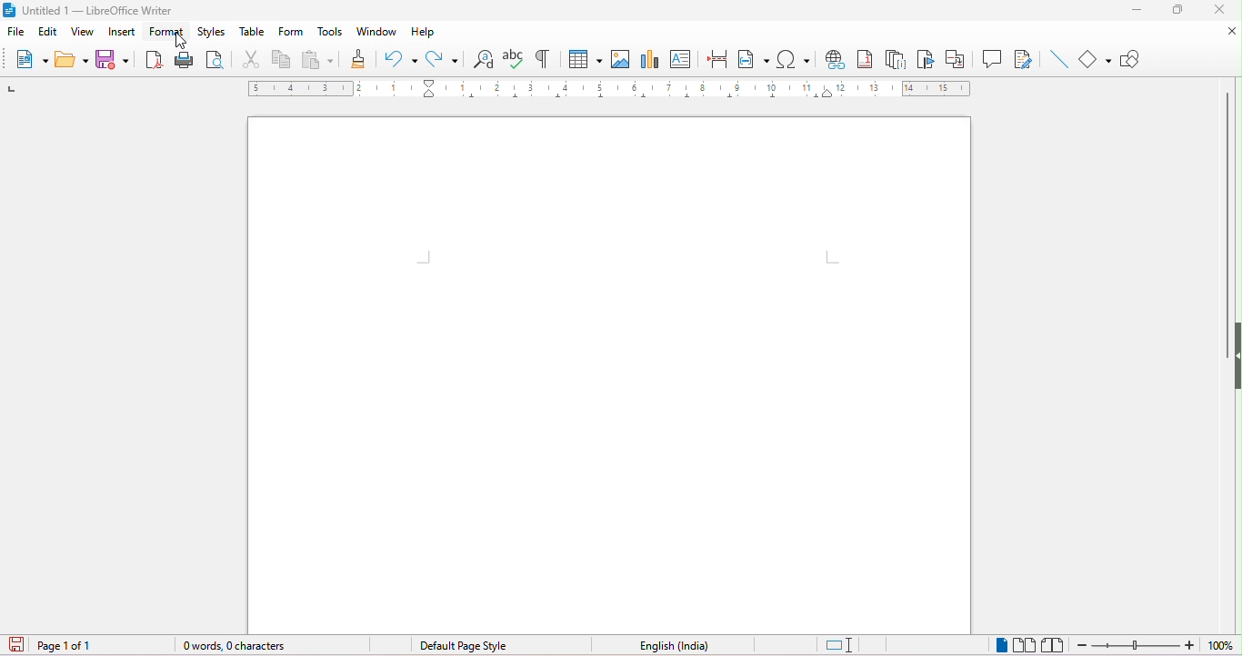 This screenshot has width=1242, height=656. Describe the element at coordinates (329, 34) in the screenshot. I see `tools` at that location.